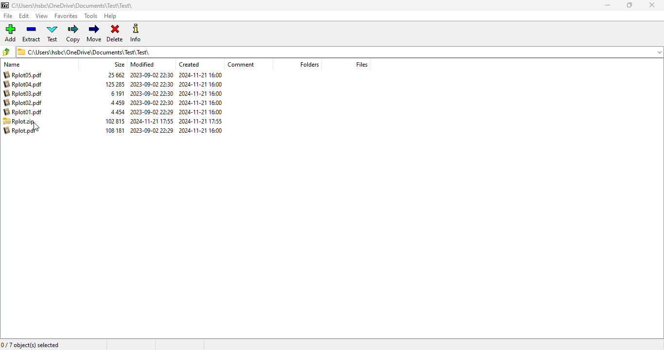  I want to click on browse folders, so click(7, 52).